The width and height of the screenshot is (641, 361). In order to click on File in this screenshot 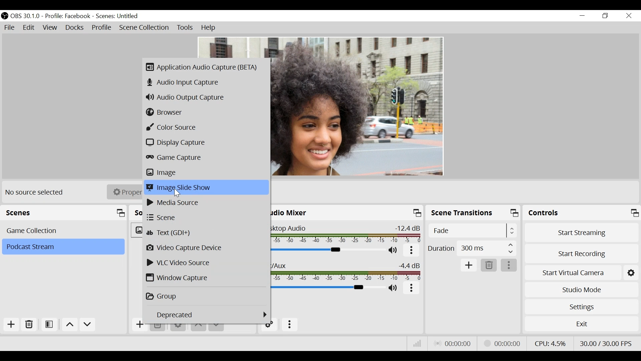, I will do `click(11, 28)`.